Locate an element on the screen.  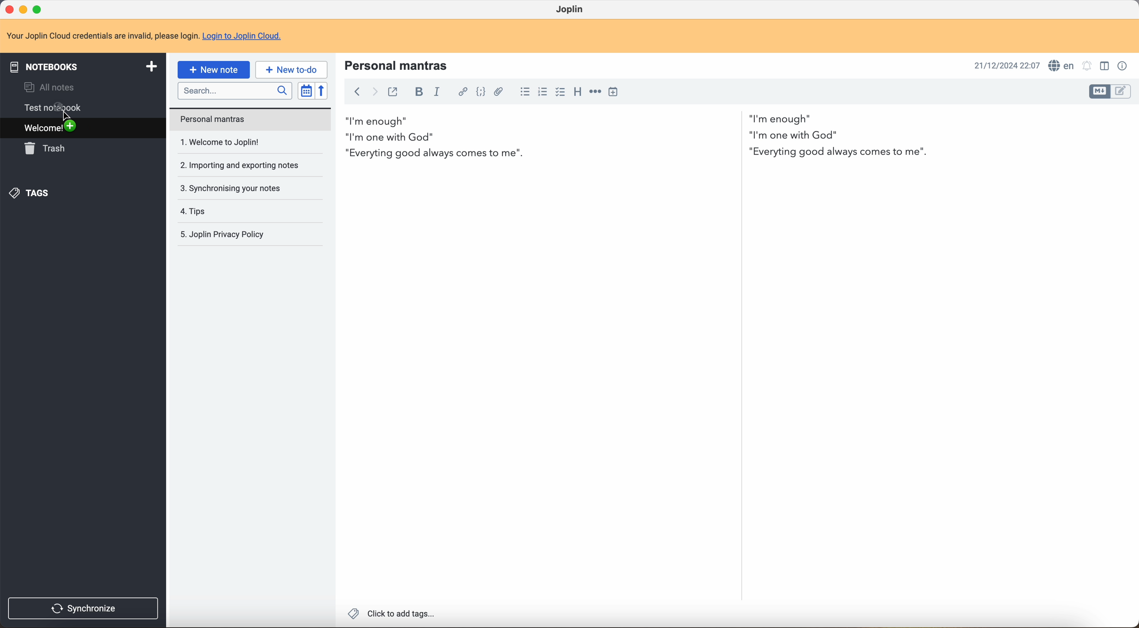
bulleted list is located at coordinates (524, 91).